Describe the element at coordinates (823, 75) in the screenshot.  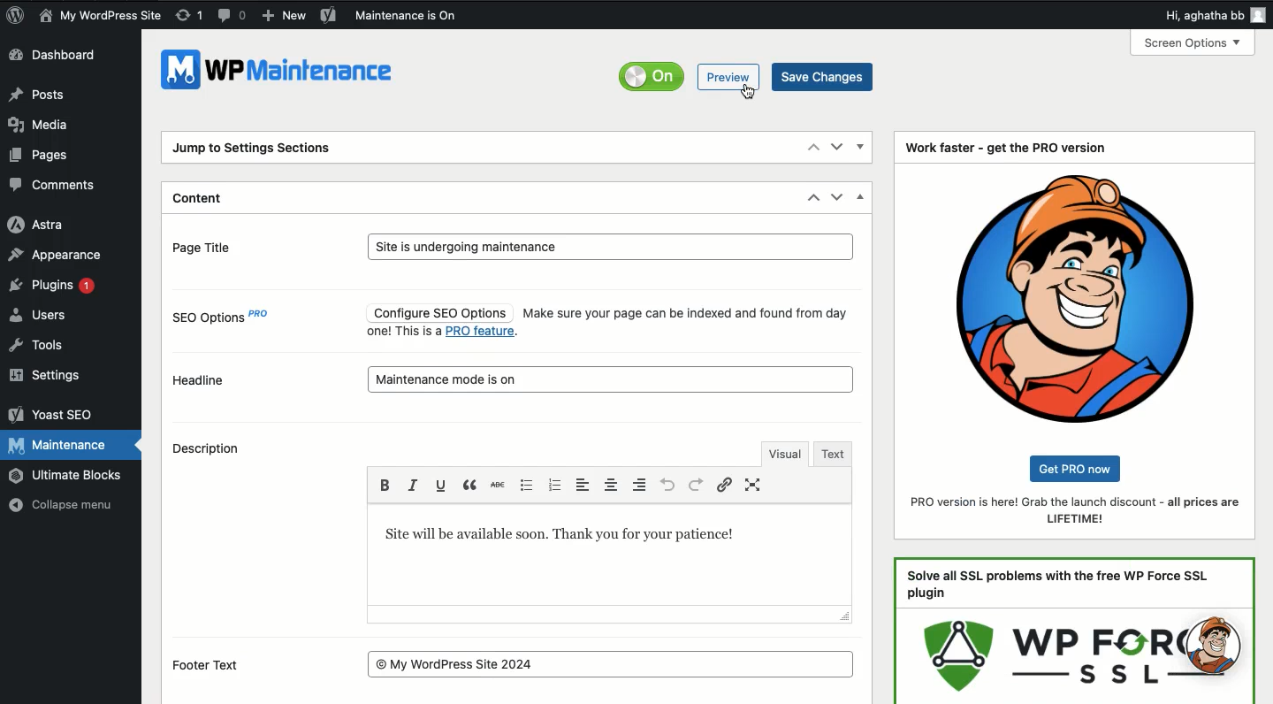
I see `Save changes` at that location.